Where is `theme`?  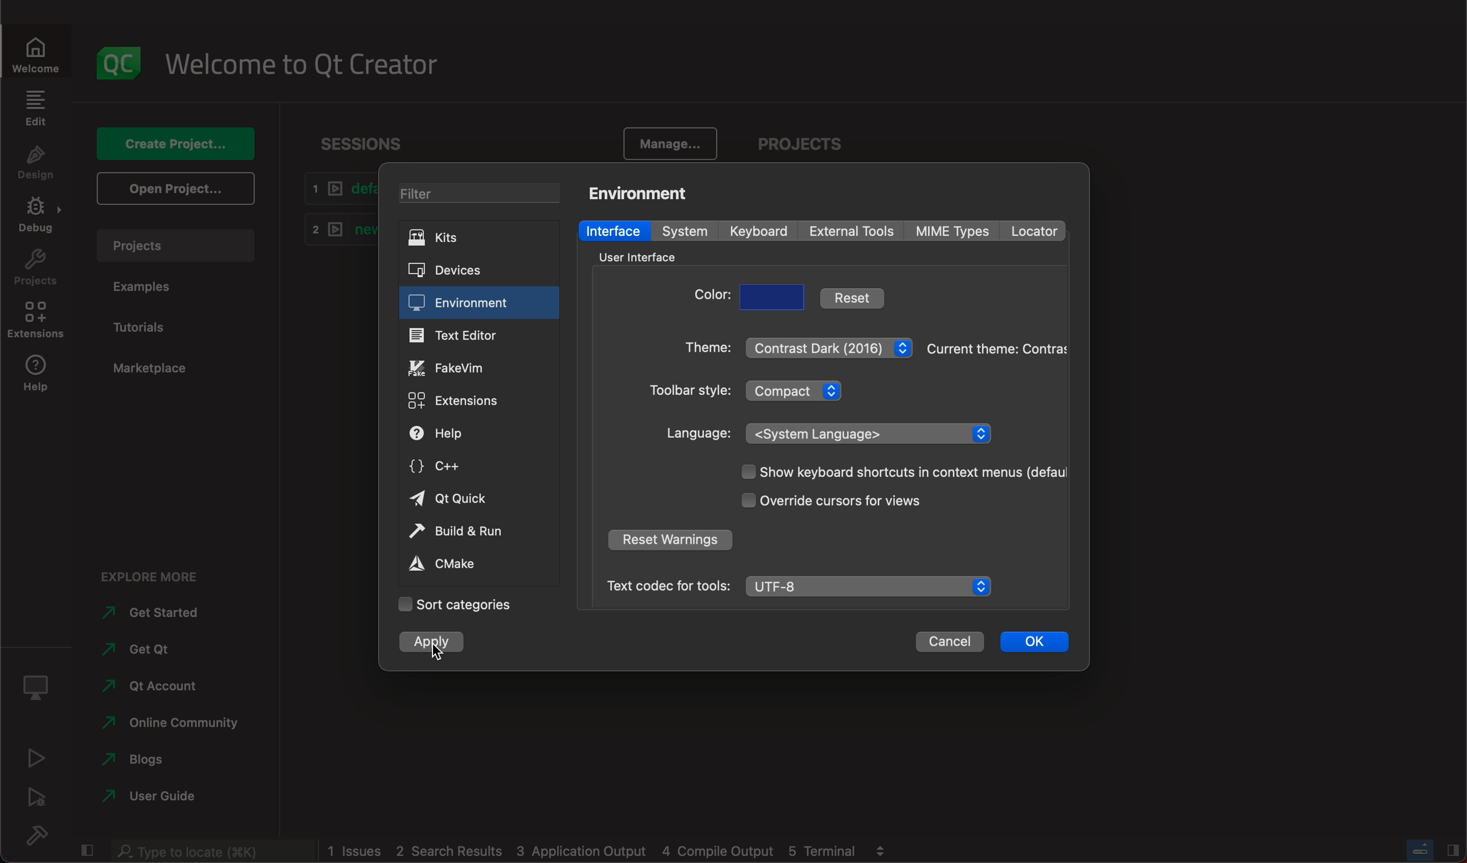
theme is located at coordinates (702, 351).